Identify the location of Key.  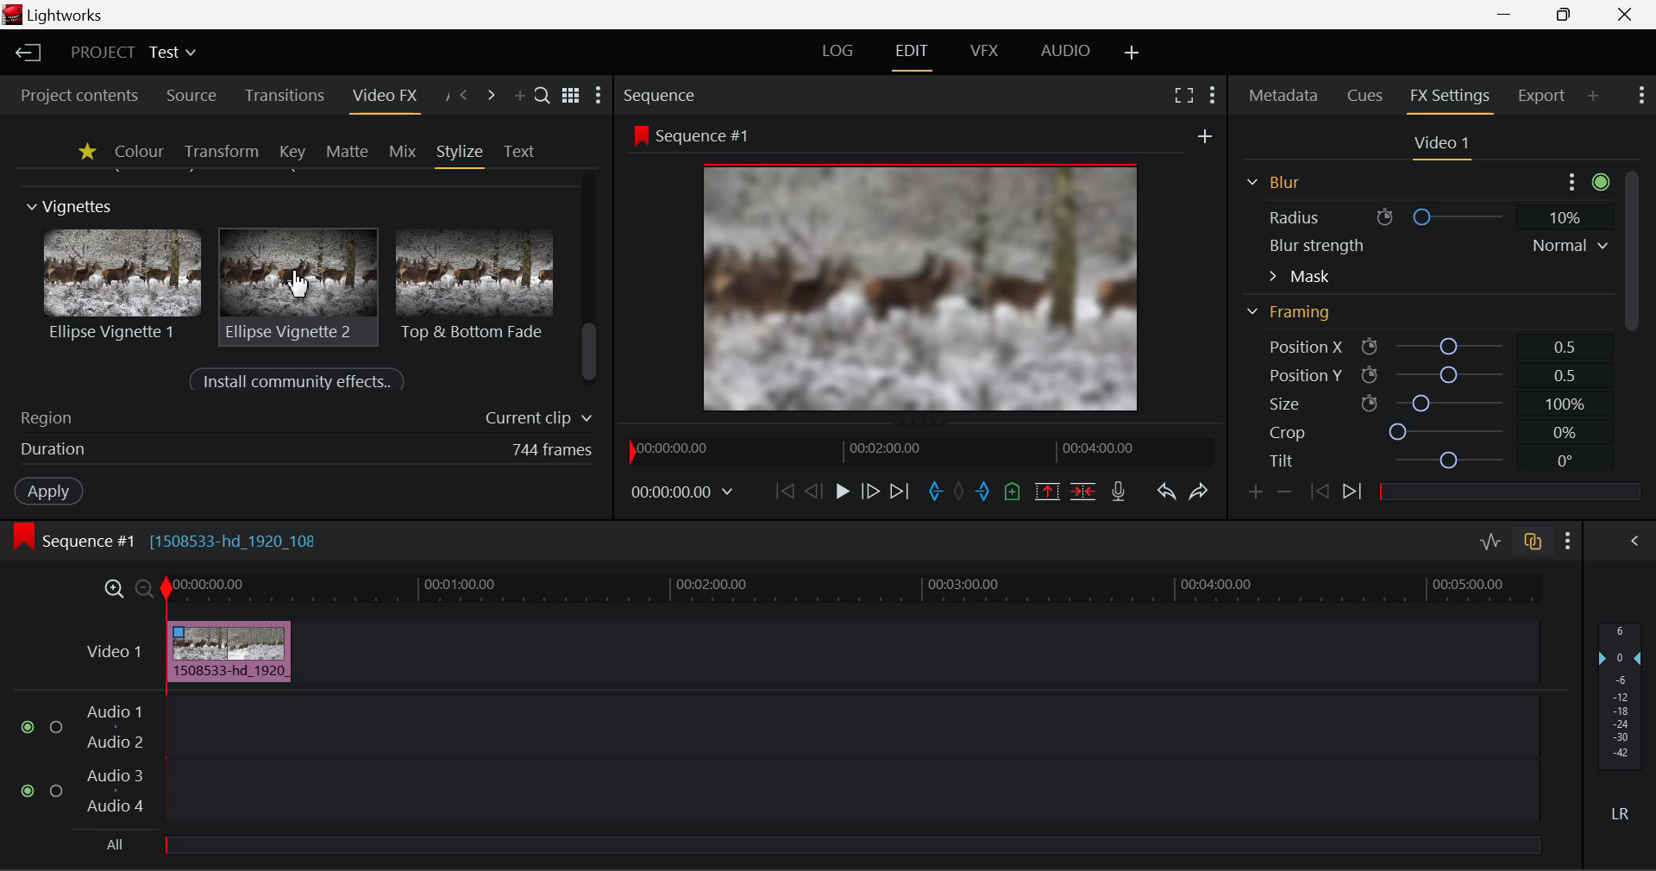
(292, 152).